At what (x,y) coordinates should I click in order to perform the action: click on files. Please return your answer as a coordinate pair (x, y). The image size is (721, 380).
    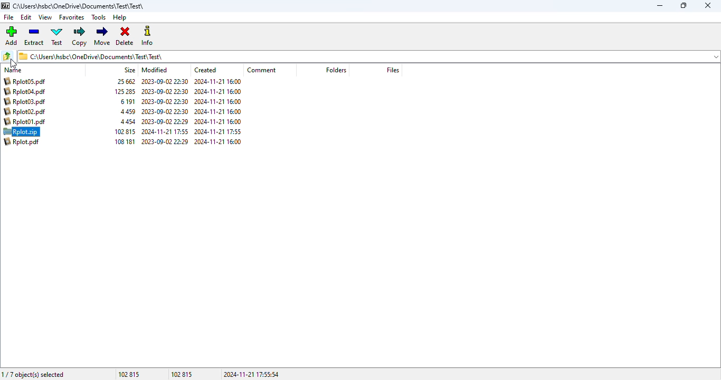
    Looking at the image, I should click on (393, 70).